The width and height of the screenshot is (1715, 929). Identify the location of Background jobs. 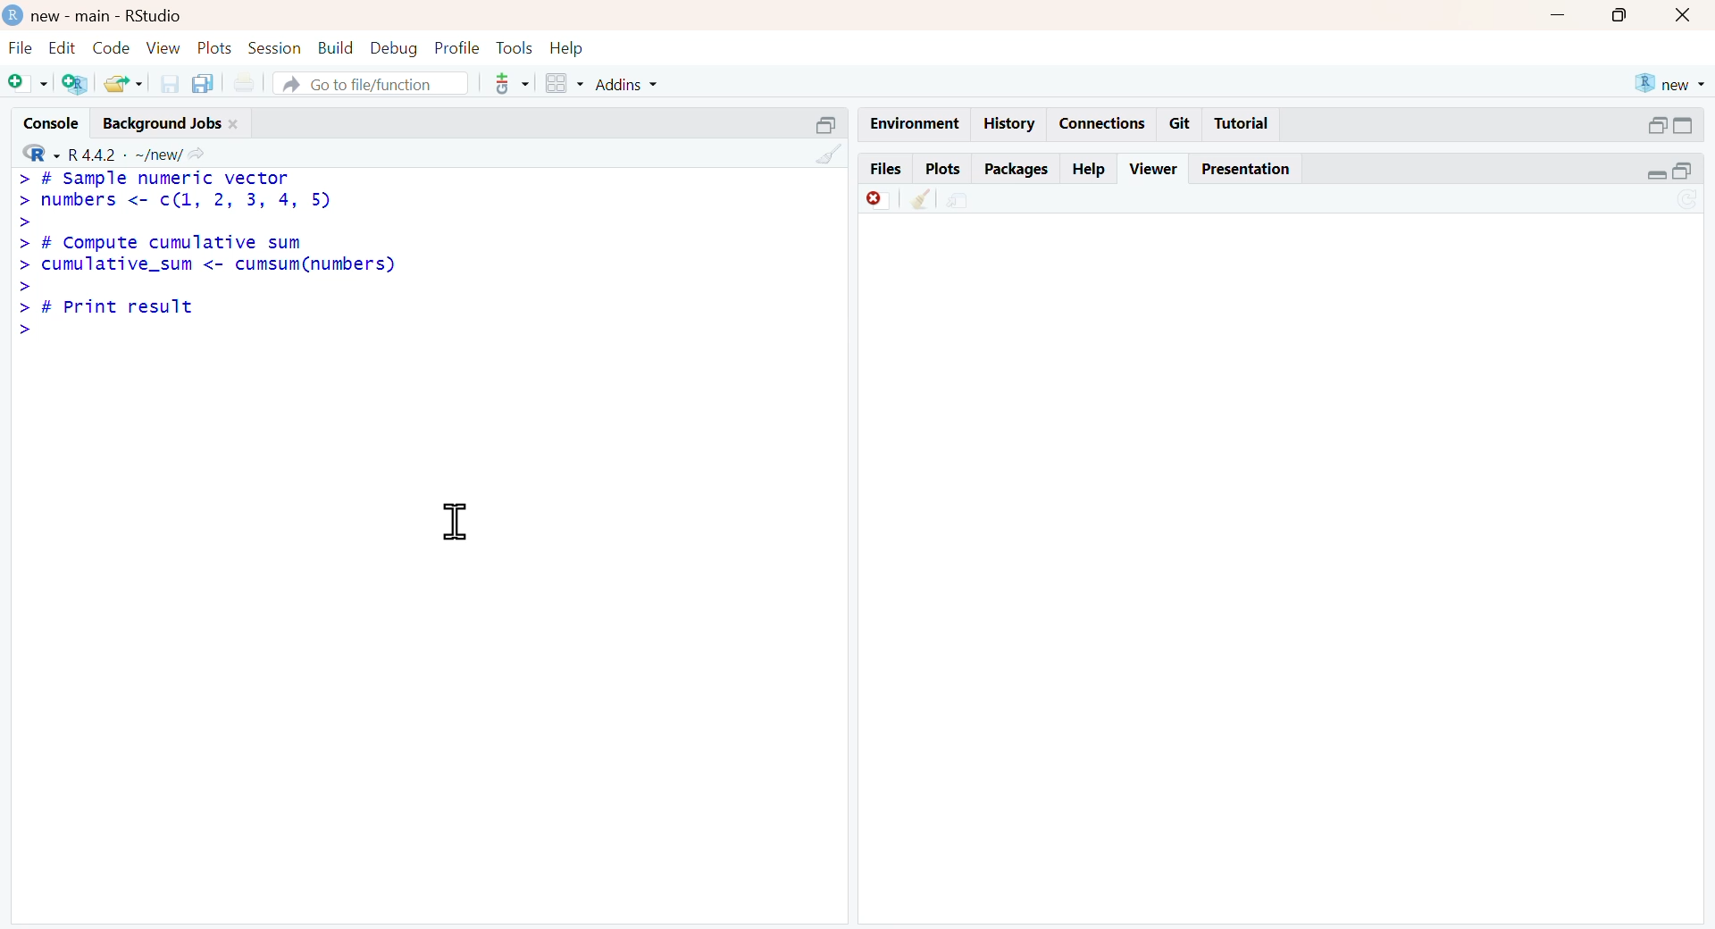
(163, 124).